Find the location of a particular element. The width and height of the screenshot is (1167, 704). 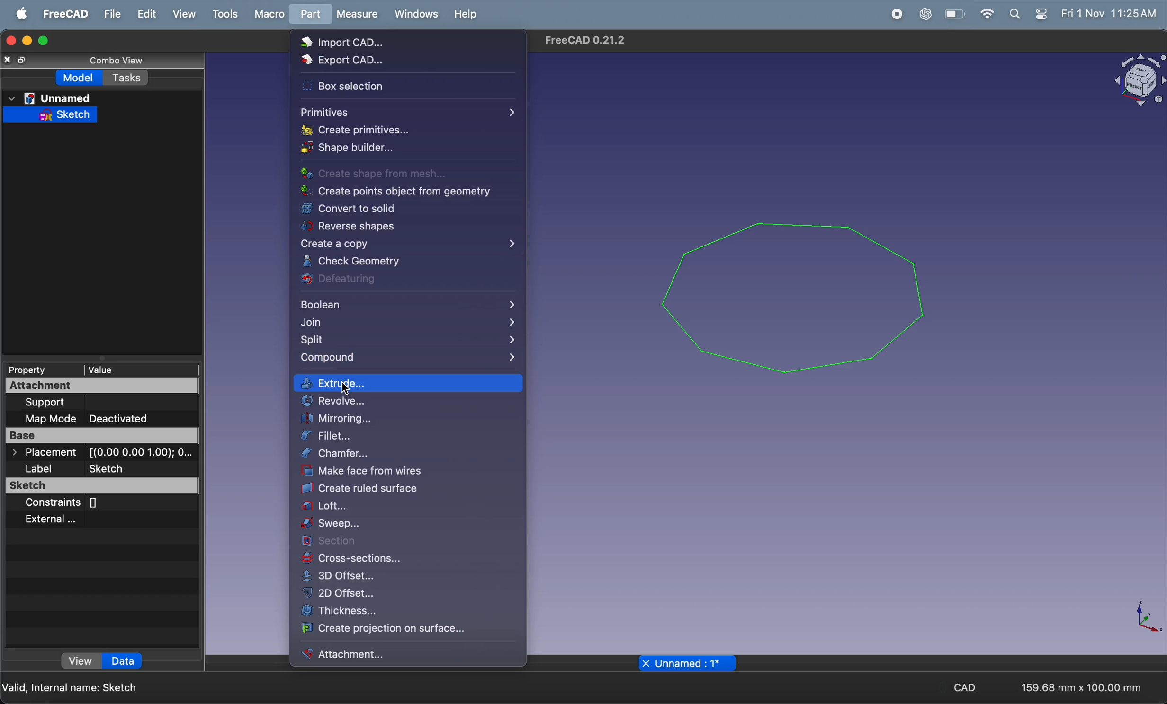

compound is located at coordinates (409, 359).